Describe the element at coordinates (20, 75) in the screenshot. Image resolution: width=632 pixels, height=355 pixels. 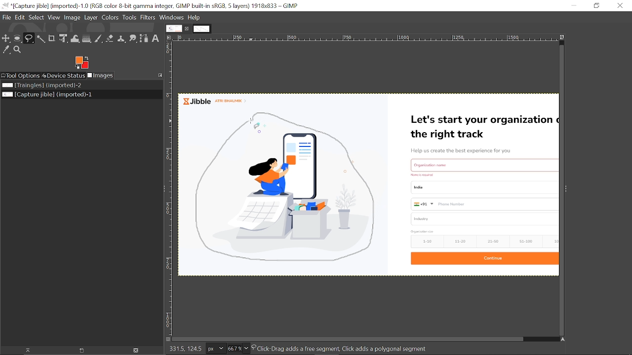
I see `Tool options` at that location.